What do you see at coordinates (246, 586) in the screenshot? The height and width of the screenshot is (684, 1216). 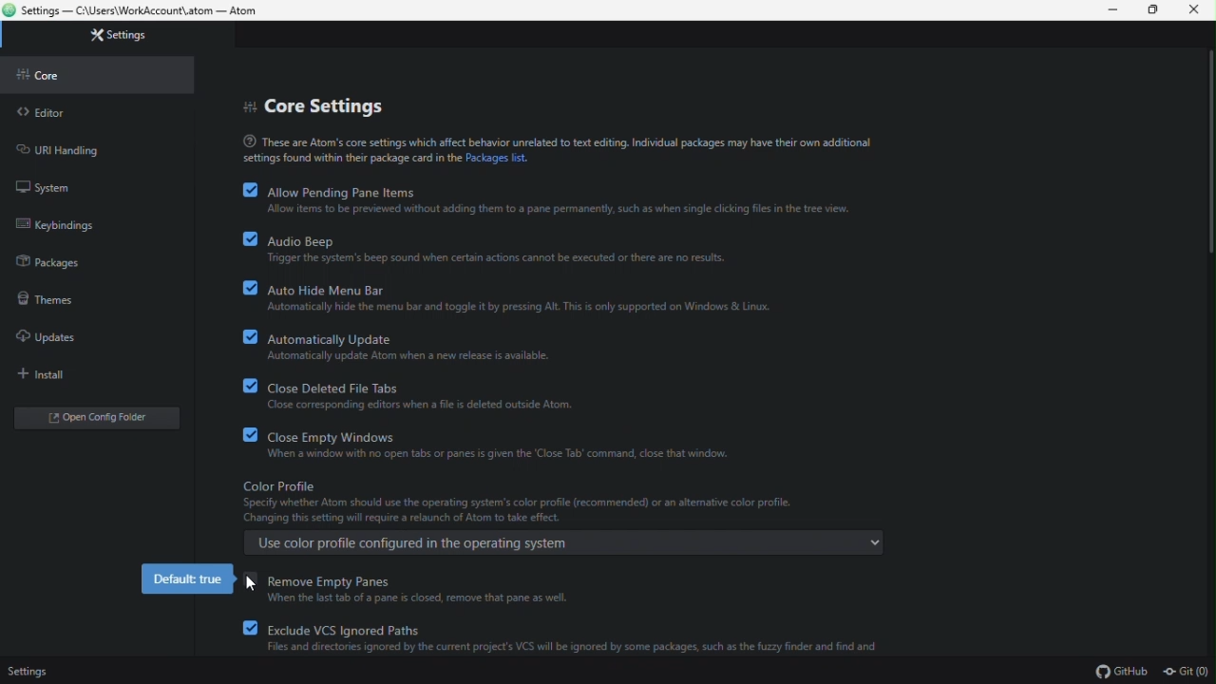 I see `Cursor` at bounding box center [246, 586].